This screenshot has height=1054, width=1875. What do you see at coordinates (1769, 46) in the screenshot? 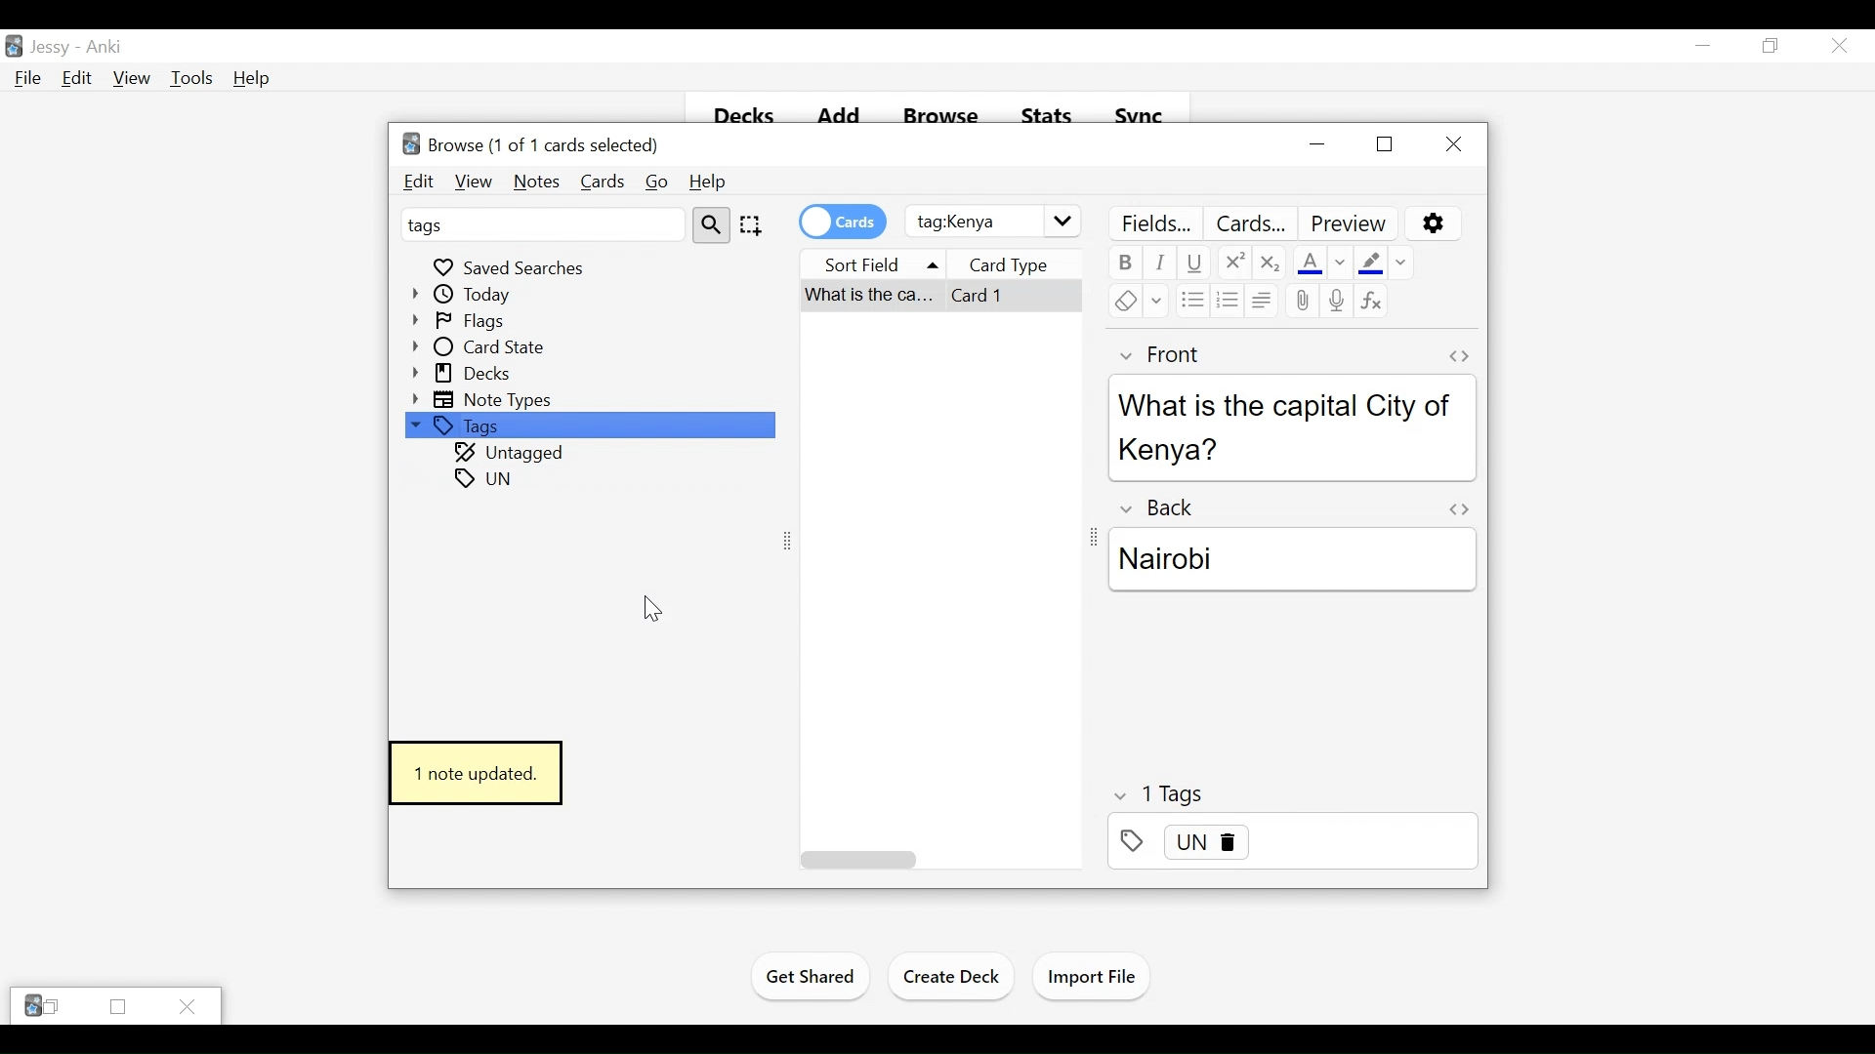
I see `Restore` at bounding box center [1769, 46].